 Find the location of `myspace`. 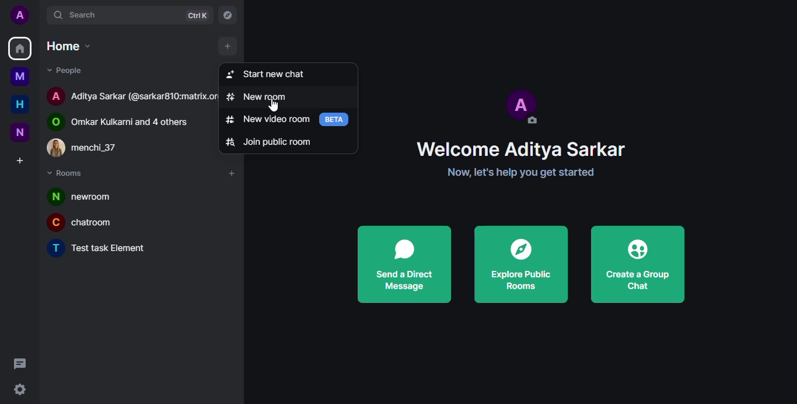

myspace is located at coordinates (20, 76).